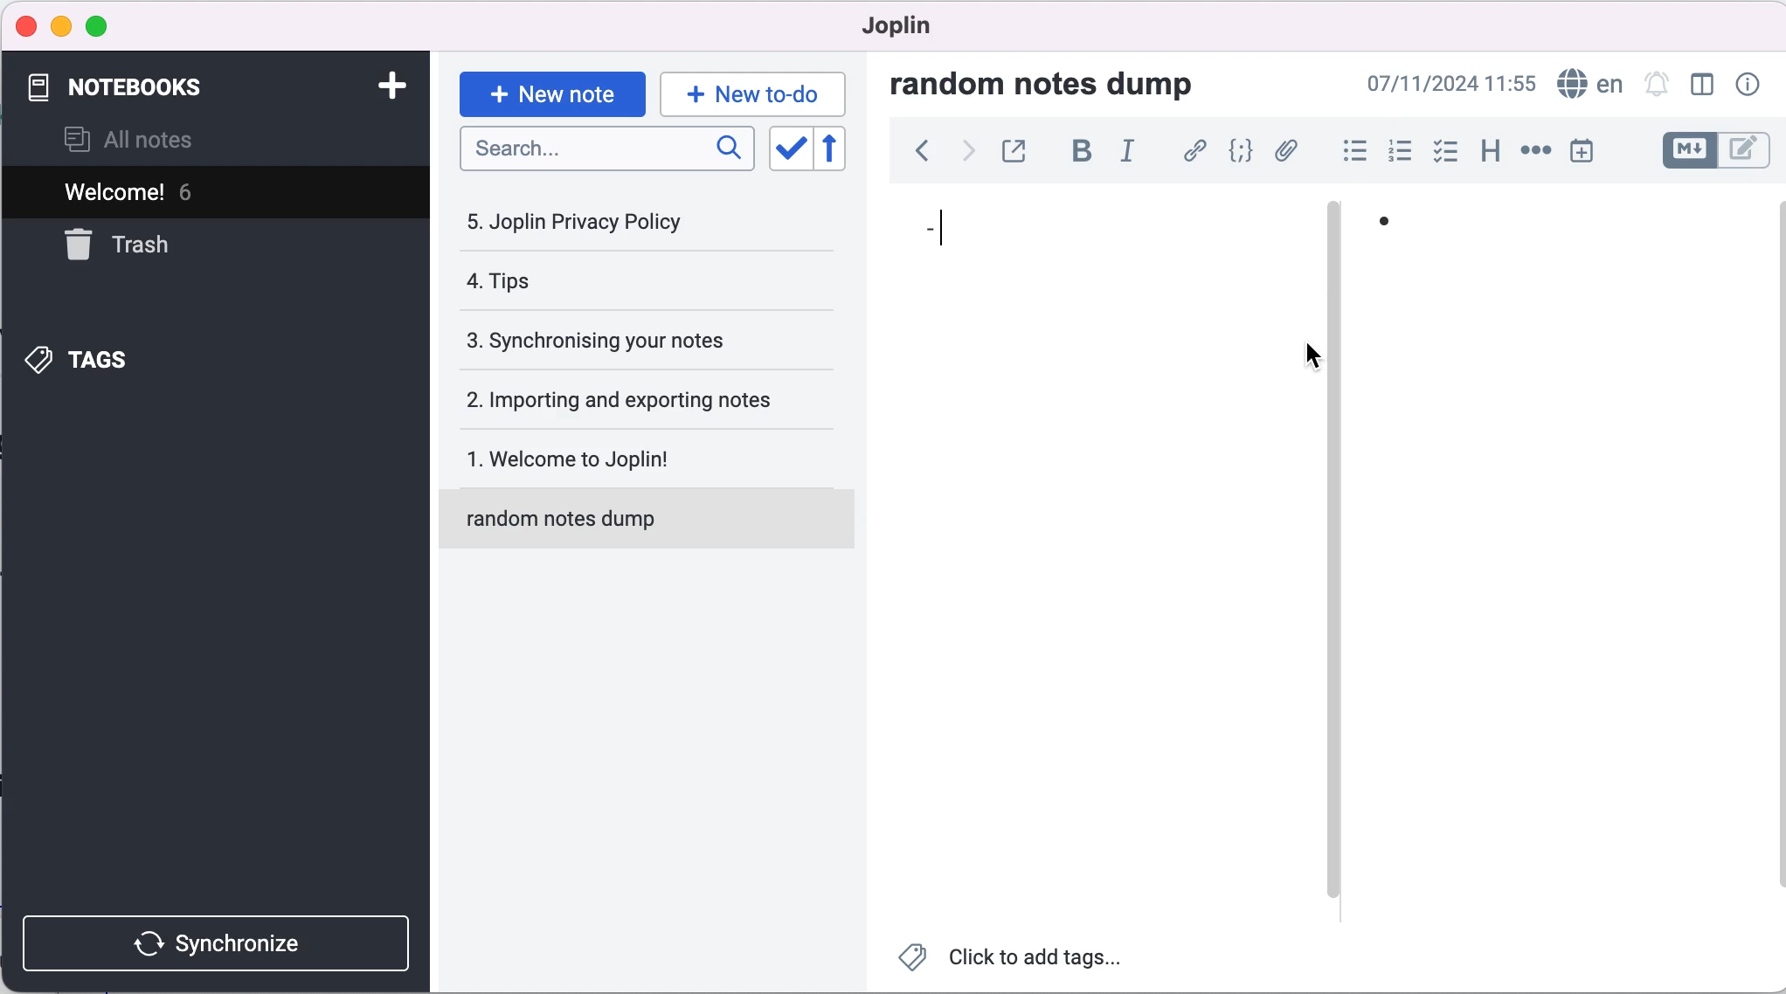  I want to click on note properties, so click(1746, 86).